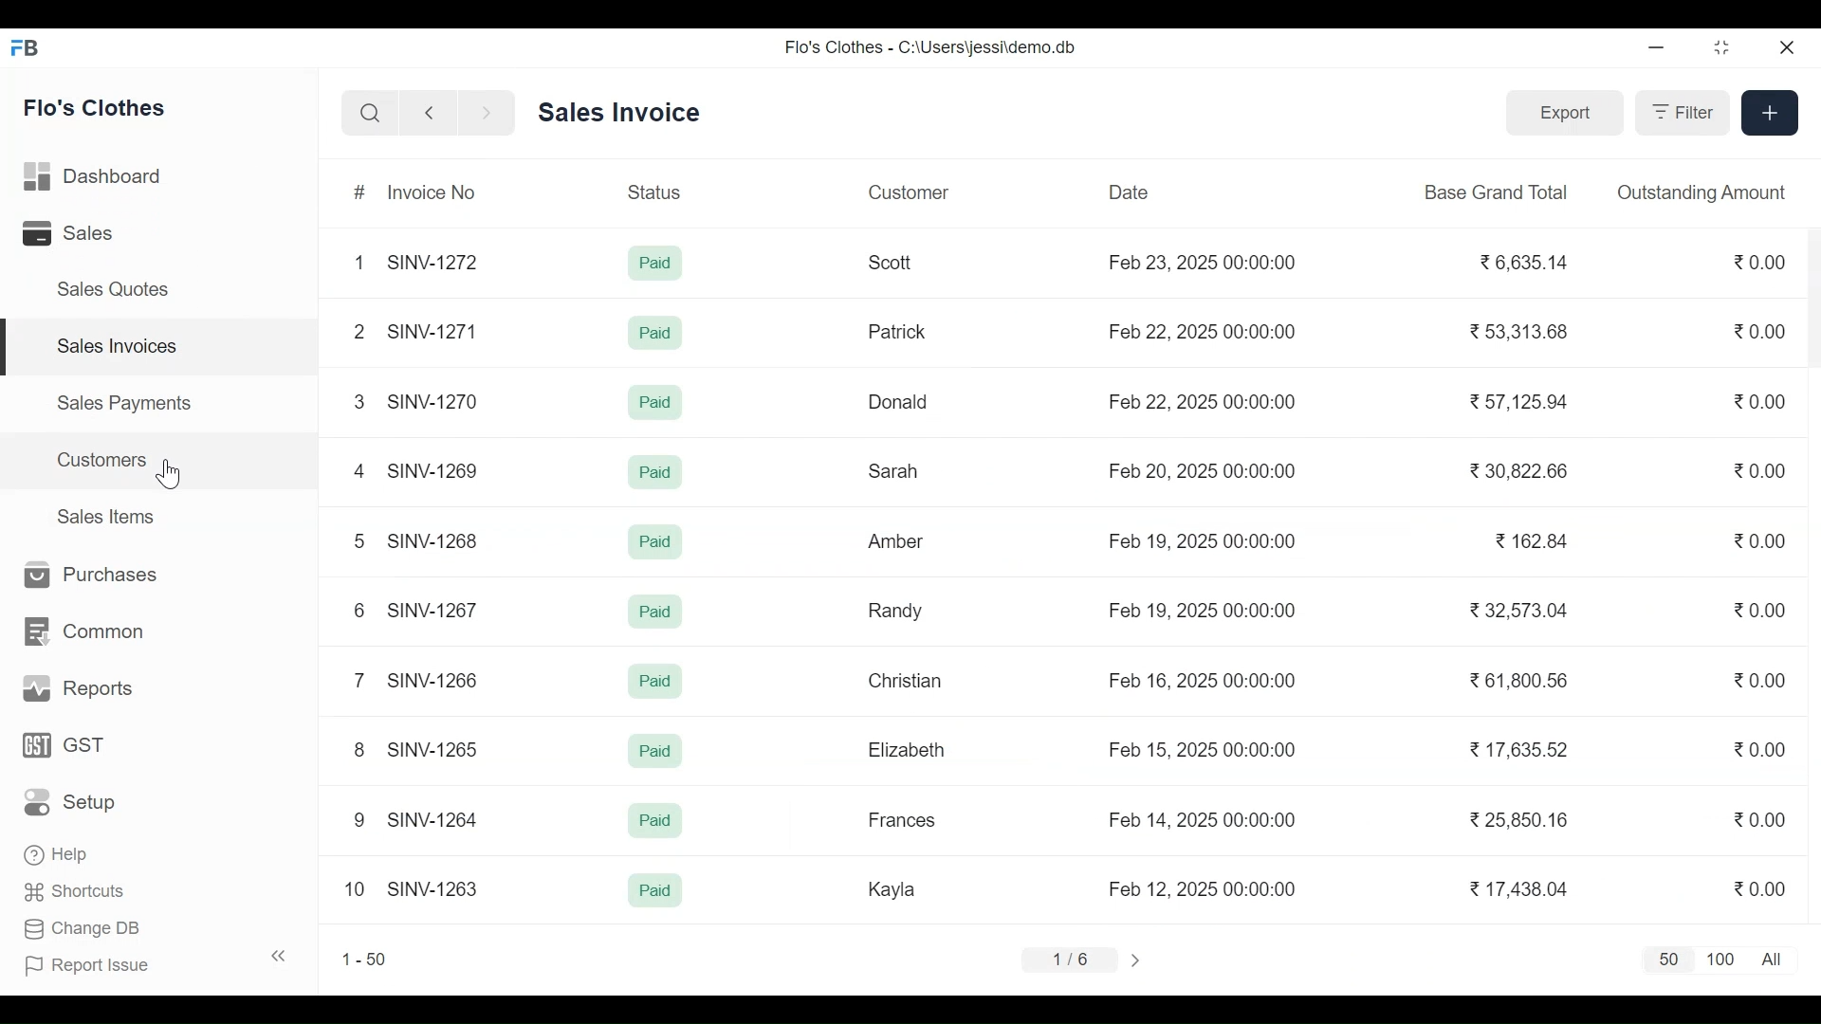 The image size is (1821, 1024). What do you see at coordinates (889, 263) in the screenshot?
I see `Scott` at bounding box center [889, 263].